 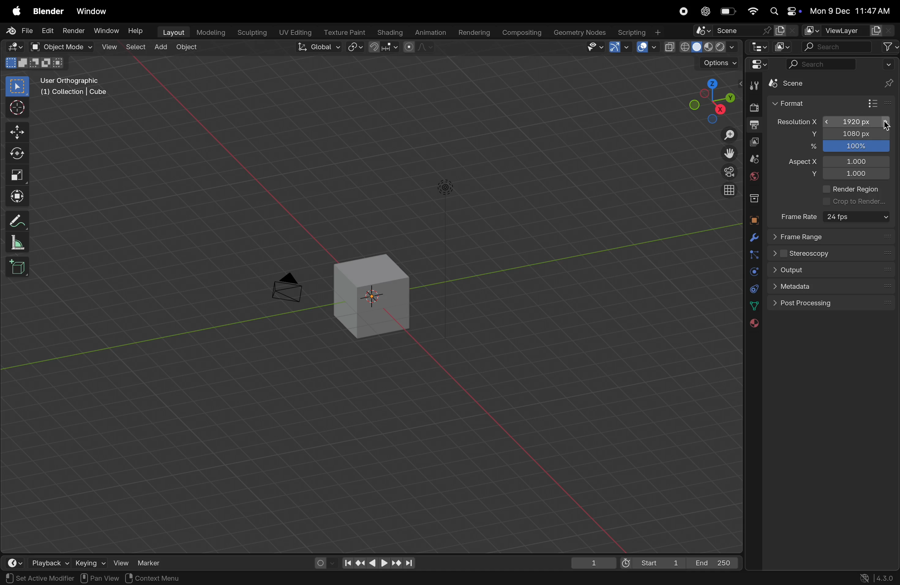 What do you see at coordinates (121, 562) in the screenshot?
I see `view` at bounding box center [121, 562].